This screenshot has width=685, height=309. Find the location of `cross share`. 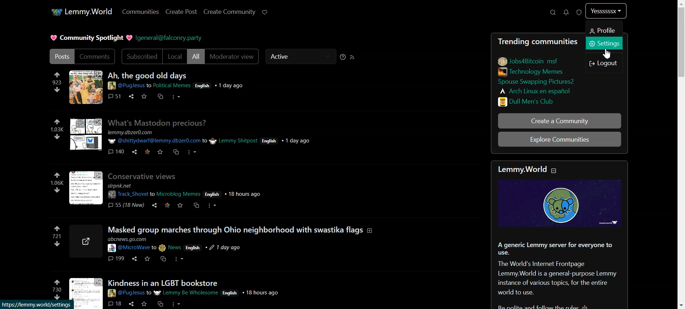

cross share is located at coordinates (161, 96).